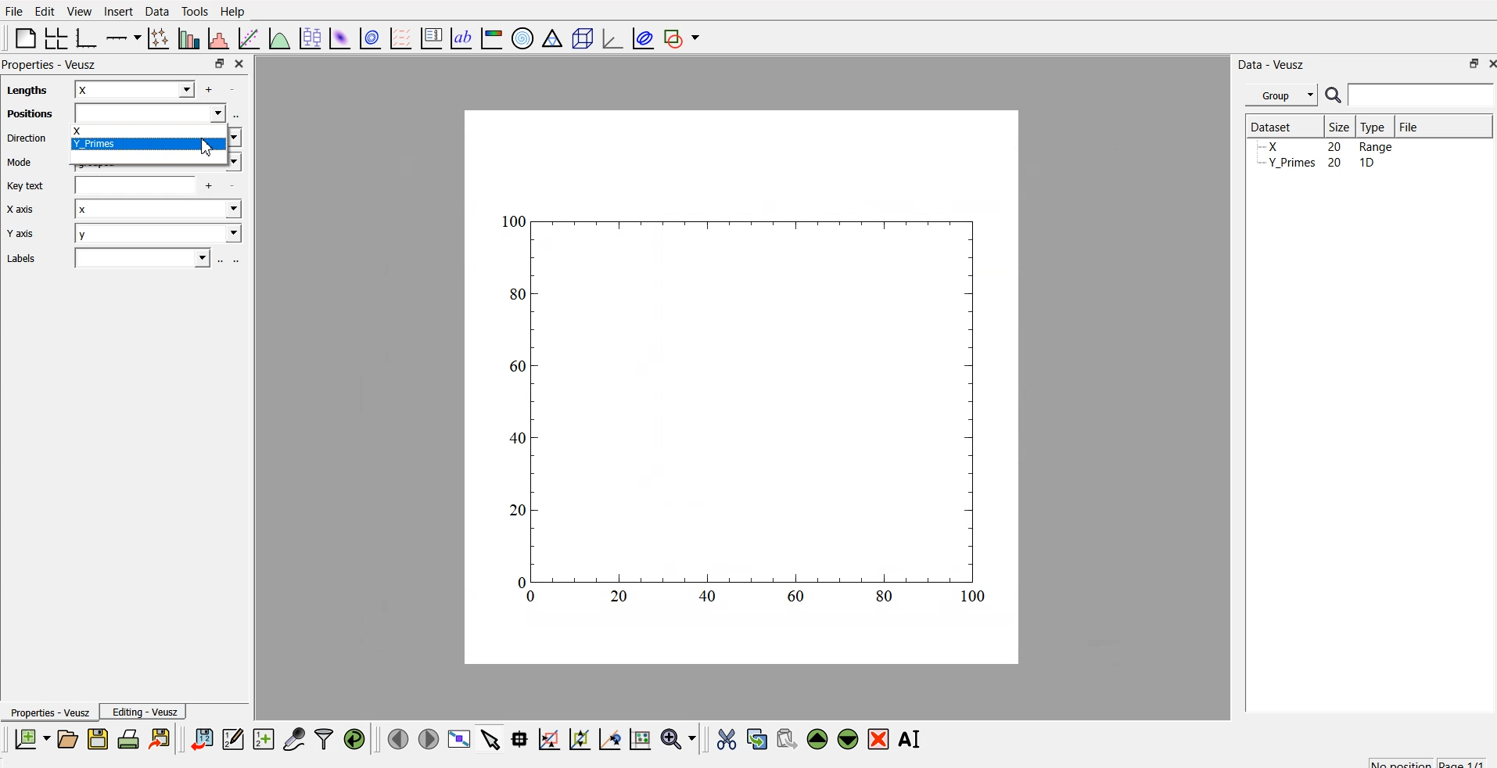 This screenshot has width=1497, height=768. What do you see at coordinates (42, 10) in the screenshot?
I see `Edit` at bounding box center [42, 10].